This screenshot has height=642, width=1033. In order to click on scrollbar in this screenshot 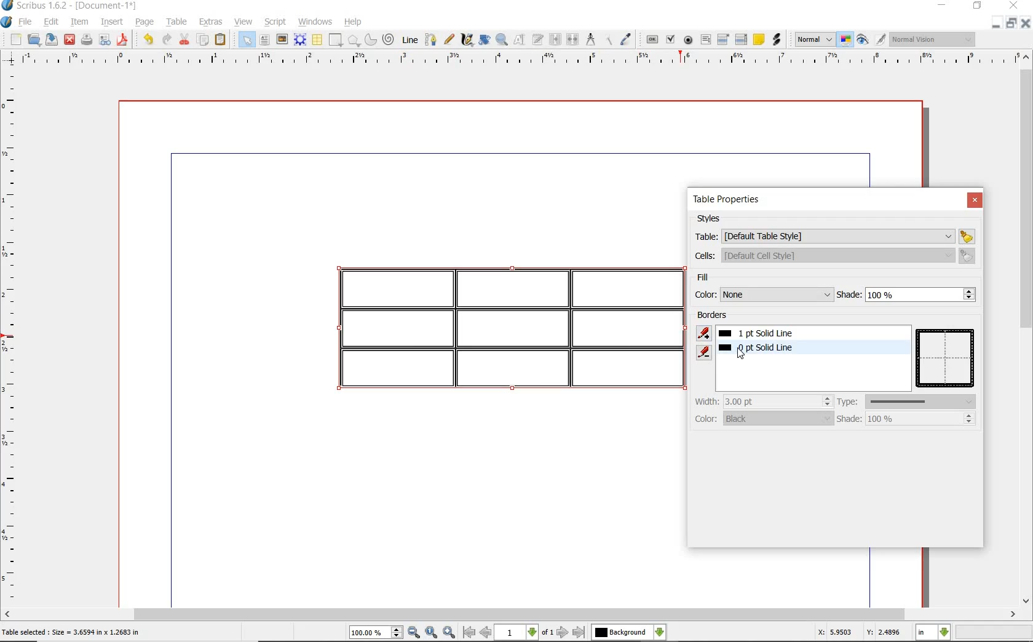, I will do `click(516, 614)`.